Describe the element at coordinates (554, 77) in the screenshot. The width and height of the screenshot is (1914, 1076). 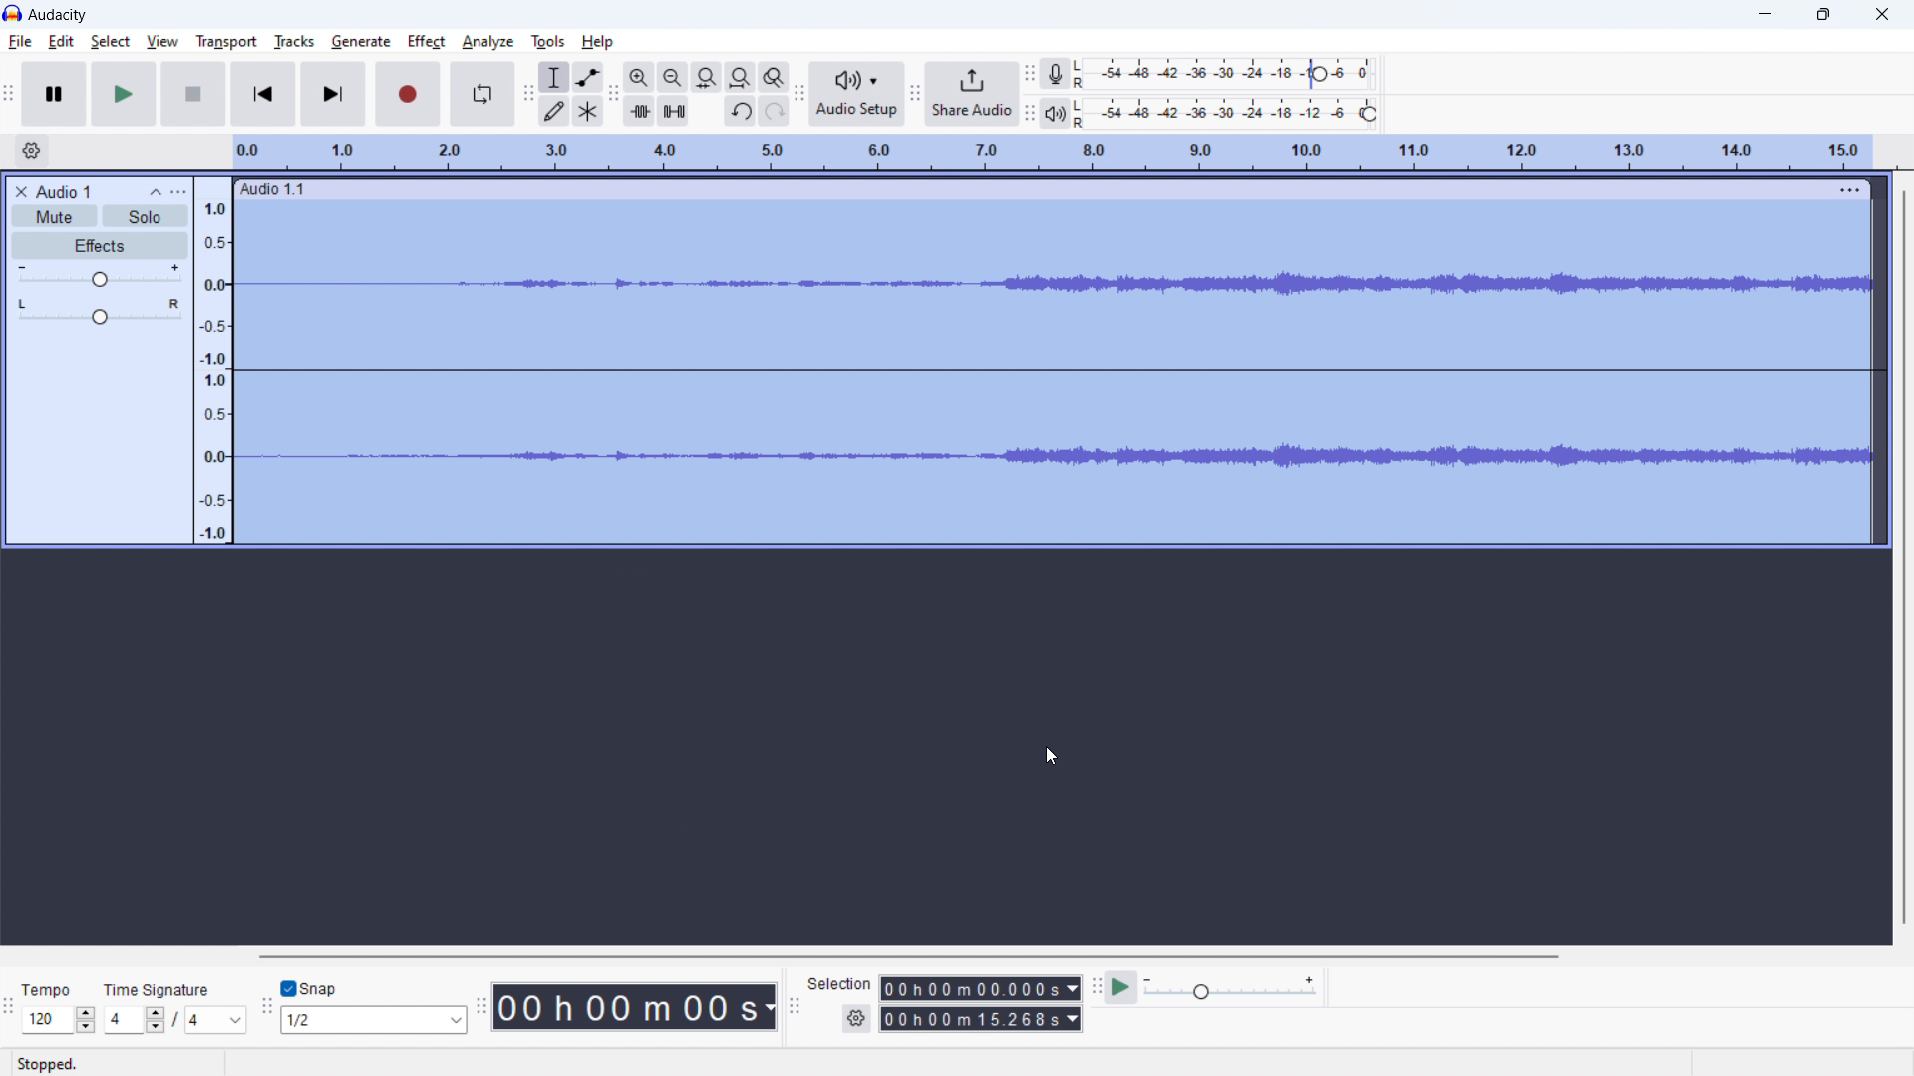
I see `selection tool` at that location.